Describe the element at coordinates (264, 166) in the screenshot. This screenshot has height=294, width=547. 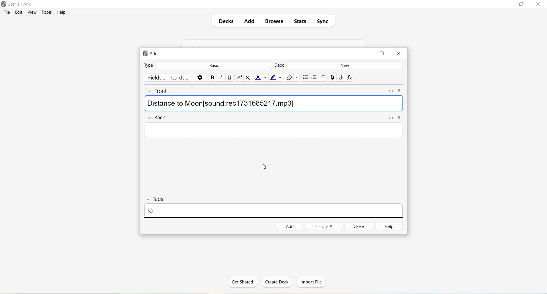
I see `cursor` at that location.